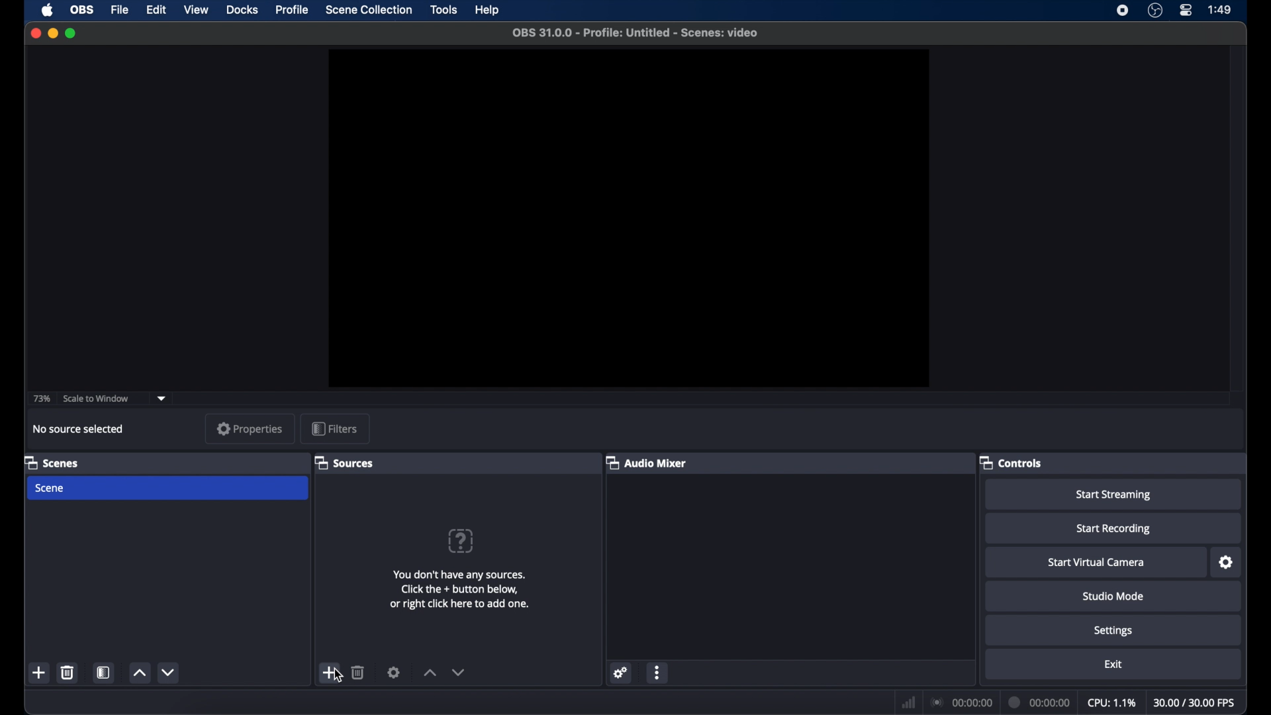 The width and height of the screenshot is (1271, 715). Describe the element at coordinates (459, 671) in the screenshot. I see `decrement` at that location.